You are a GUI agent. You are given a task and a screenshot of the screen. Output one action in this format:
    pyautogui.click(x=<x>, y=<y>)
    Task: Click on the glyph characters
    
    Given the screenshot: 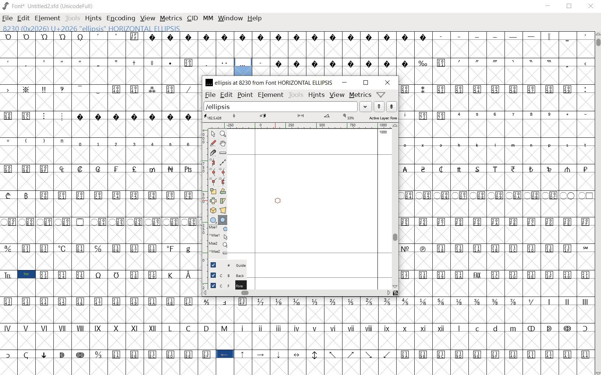 What is the action you would take?
    pyautogui.click(x=496, y=189)
    